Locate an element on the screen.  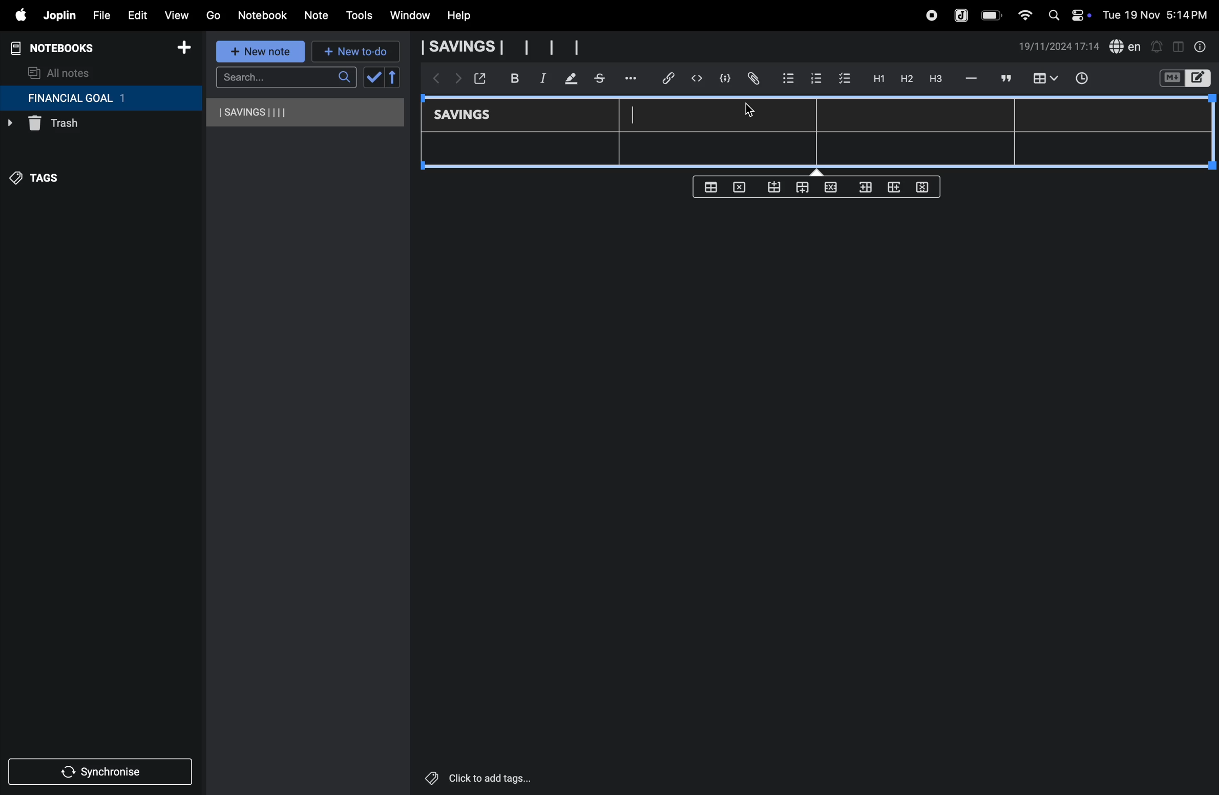
apple widgets is located at coordinates (1067, 14).